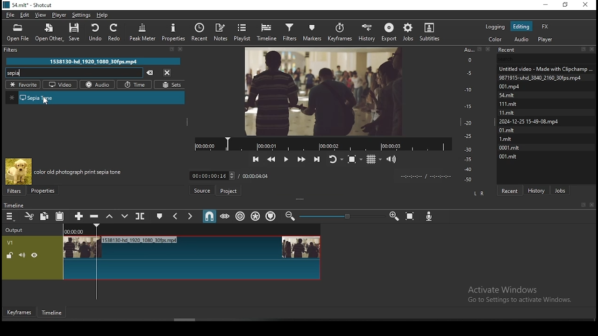 The width and height of the screenshot is (598, 336). Describe the element at coordinates (255, 159) in the screenshot. I see `skip to the previous point` at that location.